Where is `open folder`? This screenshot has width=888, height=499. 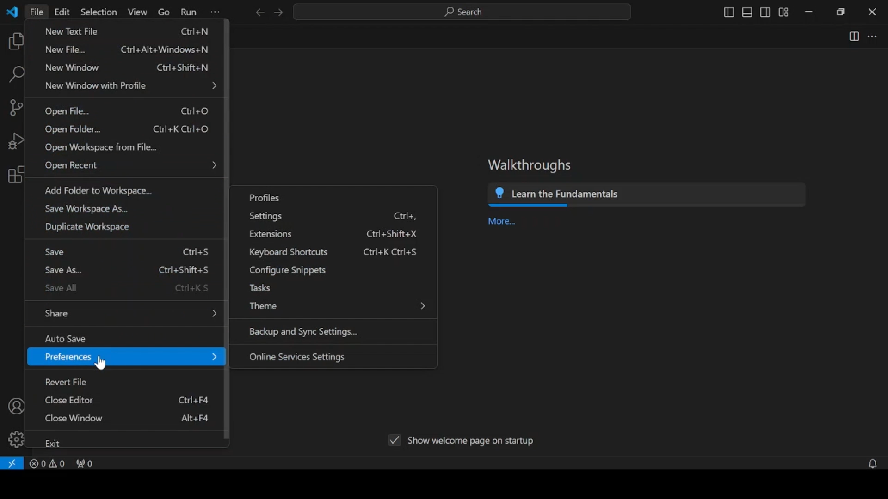 open folder is located at coordinates (74, 129).